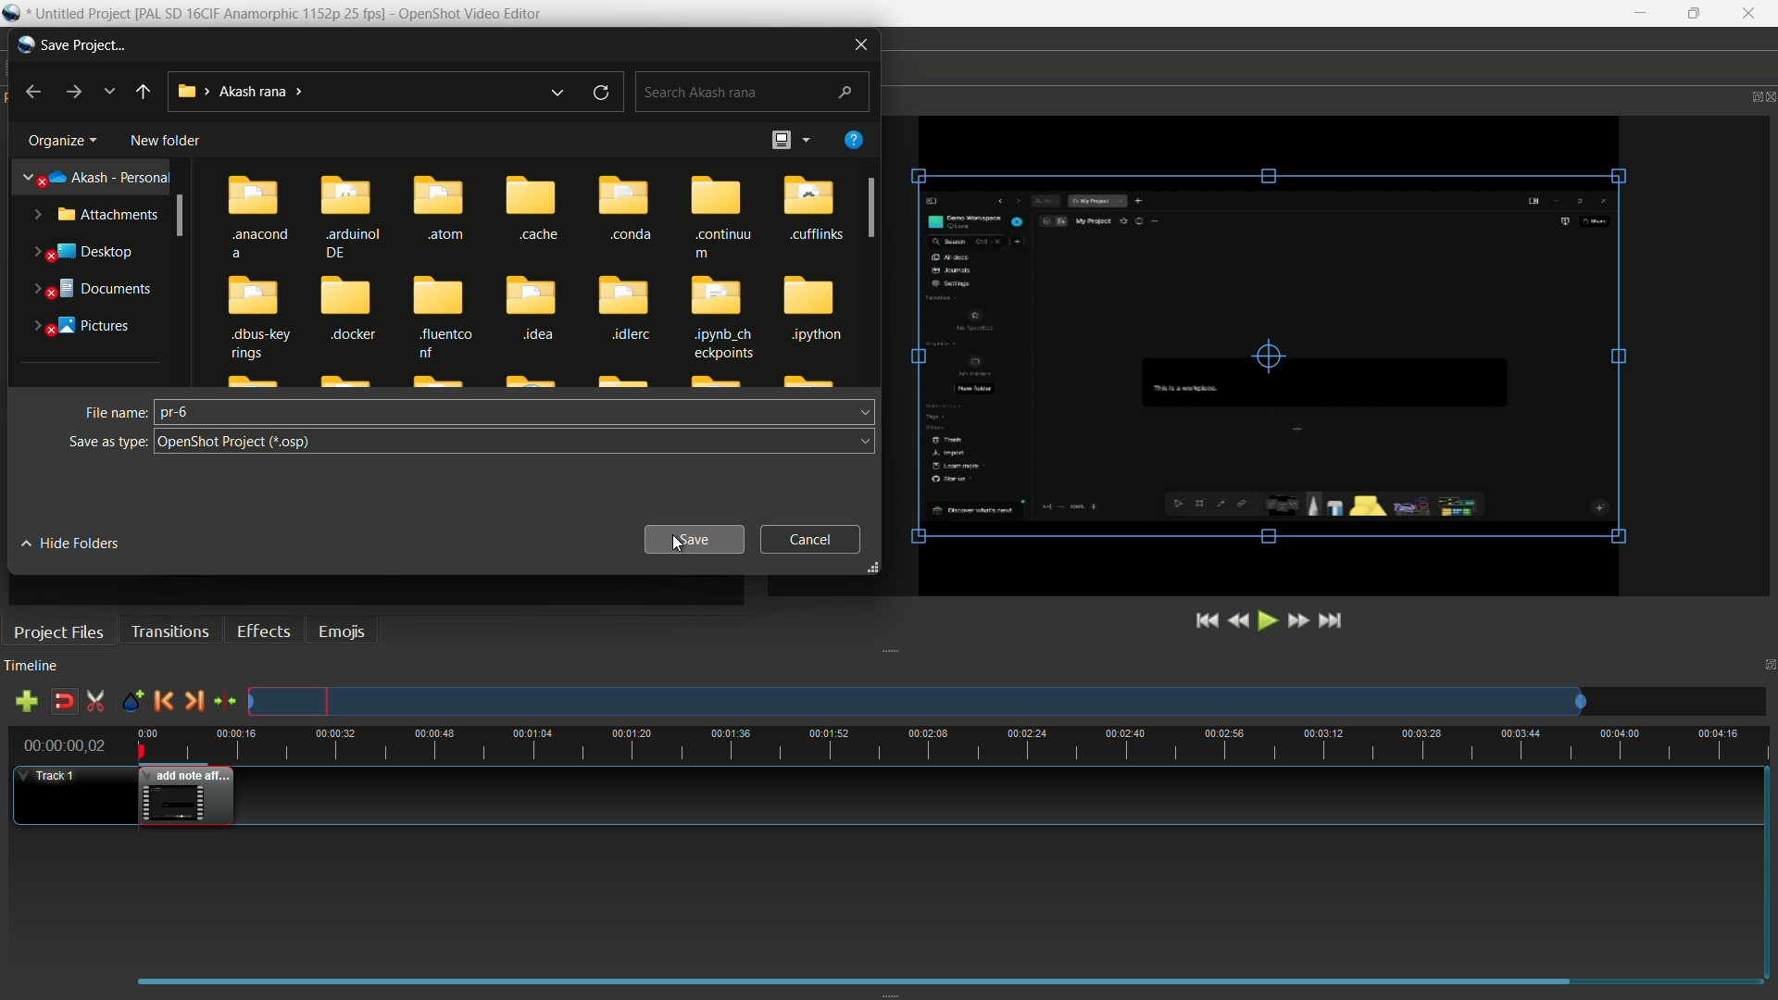 The height and width of the screenshot is (1000, 1778). What do you see at coordinates (181, 215) in the screenshot?
I see `scroll bar` at bounding box center [181, 215].